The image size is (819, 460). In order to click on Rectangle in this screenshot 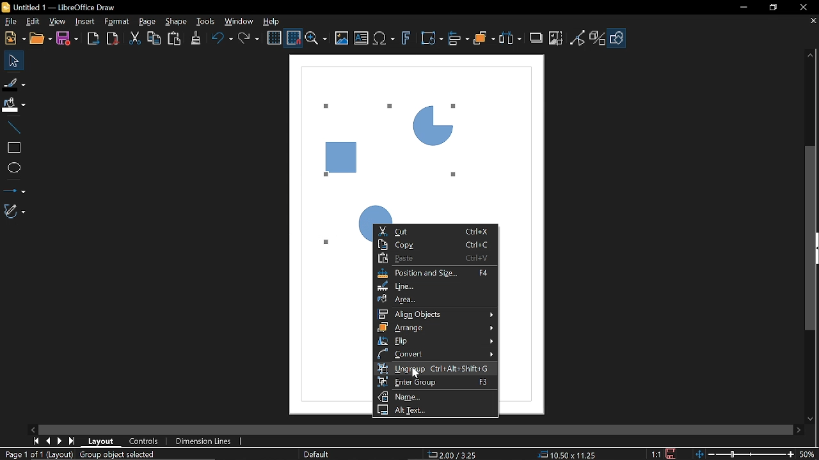, I will do `click(13, 146)`.